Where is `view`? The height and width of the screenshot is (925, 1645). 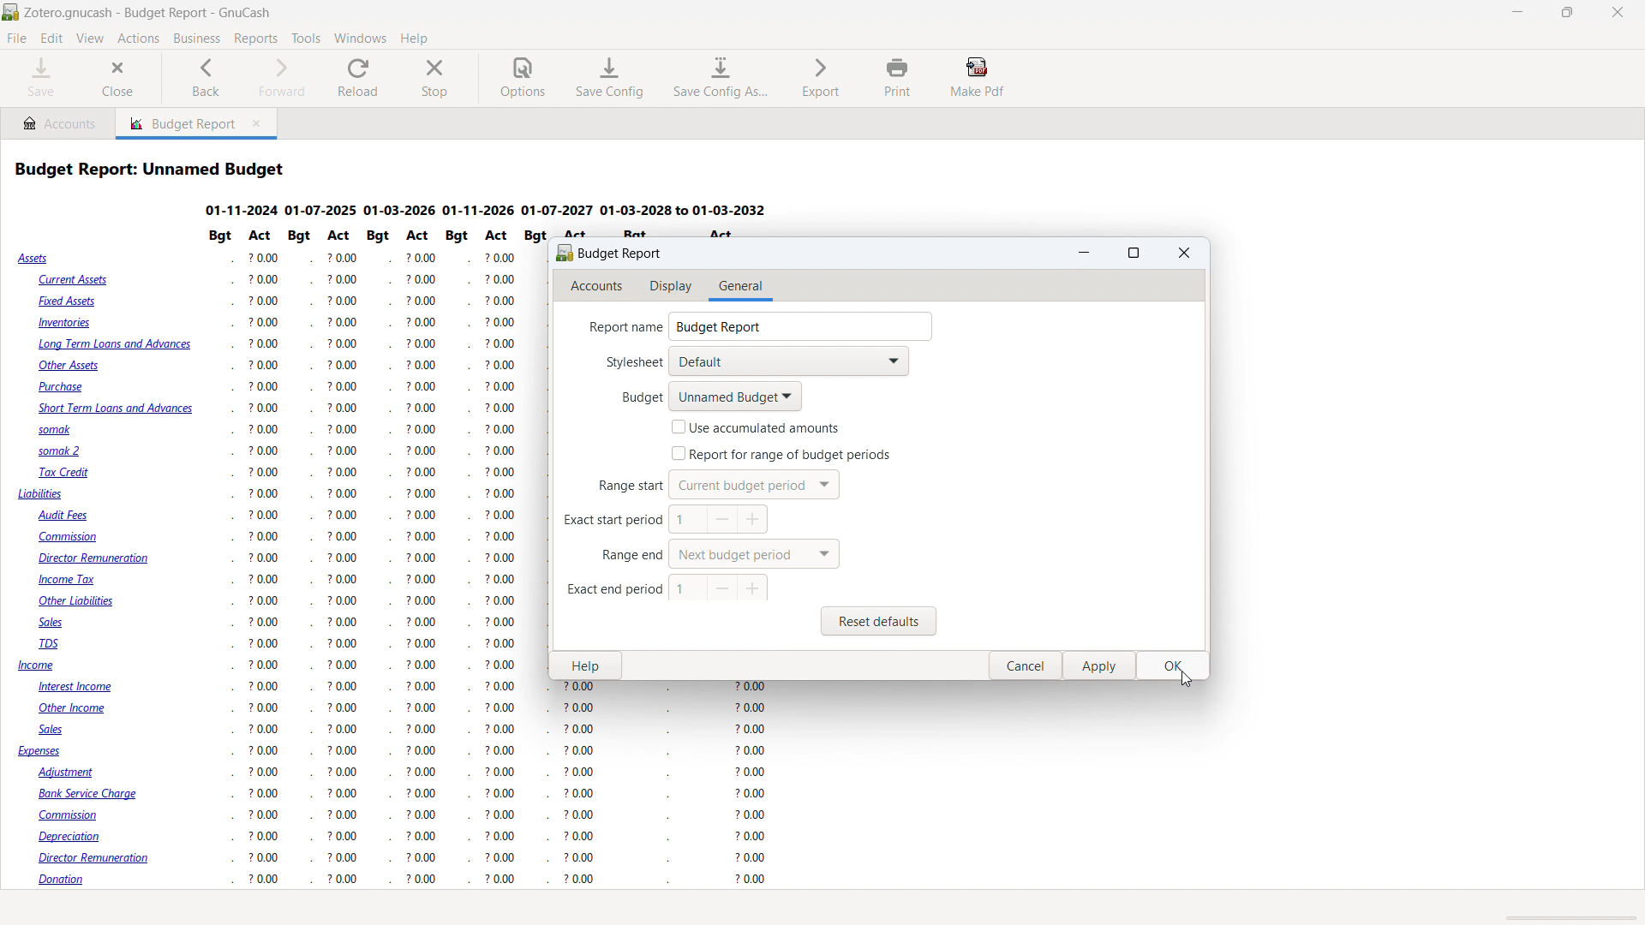
view is located at coordinates (90, 39).